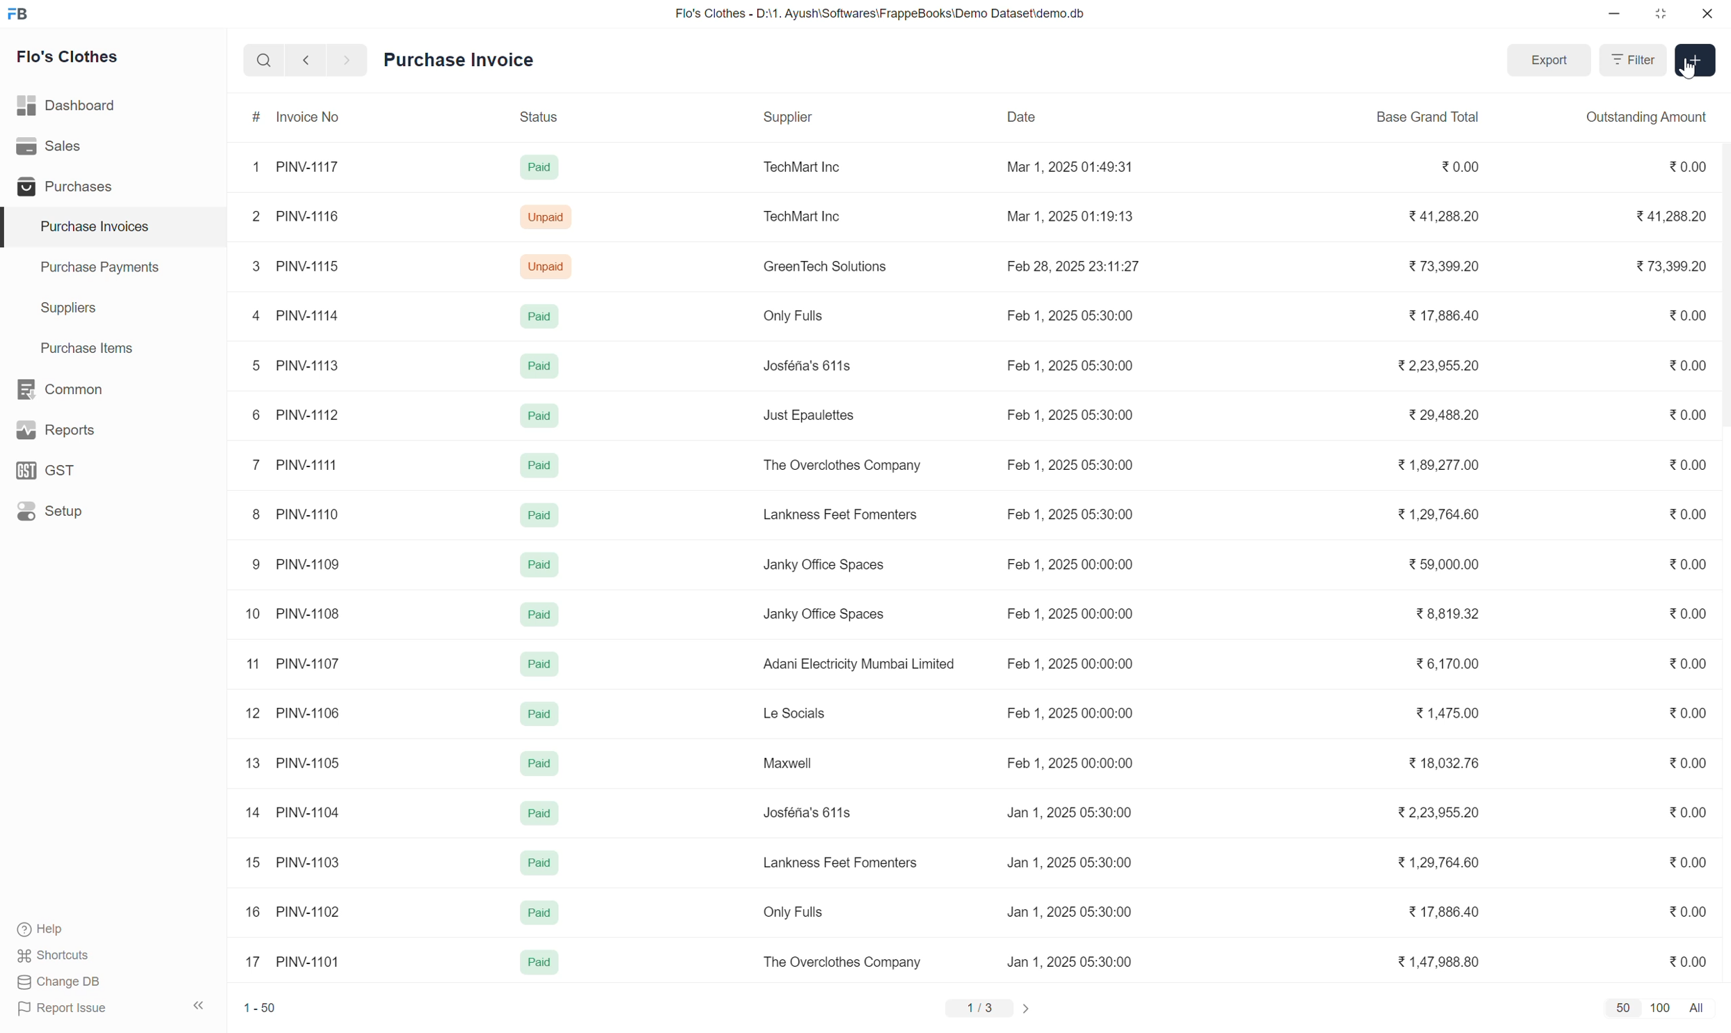 The width and height of the screenshot is (1731, 1033). Describe the element at coordinates (797, 911) in the screenshot. I see `Only Fulls` at that location.